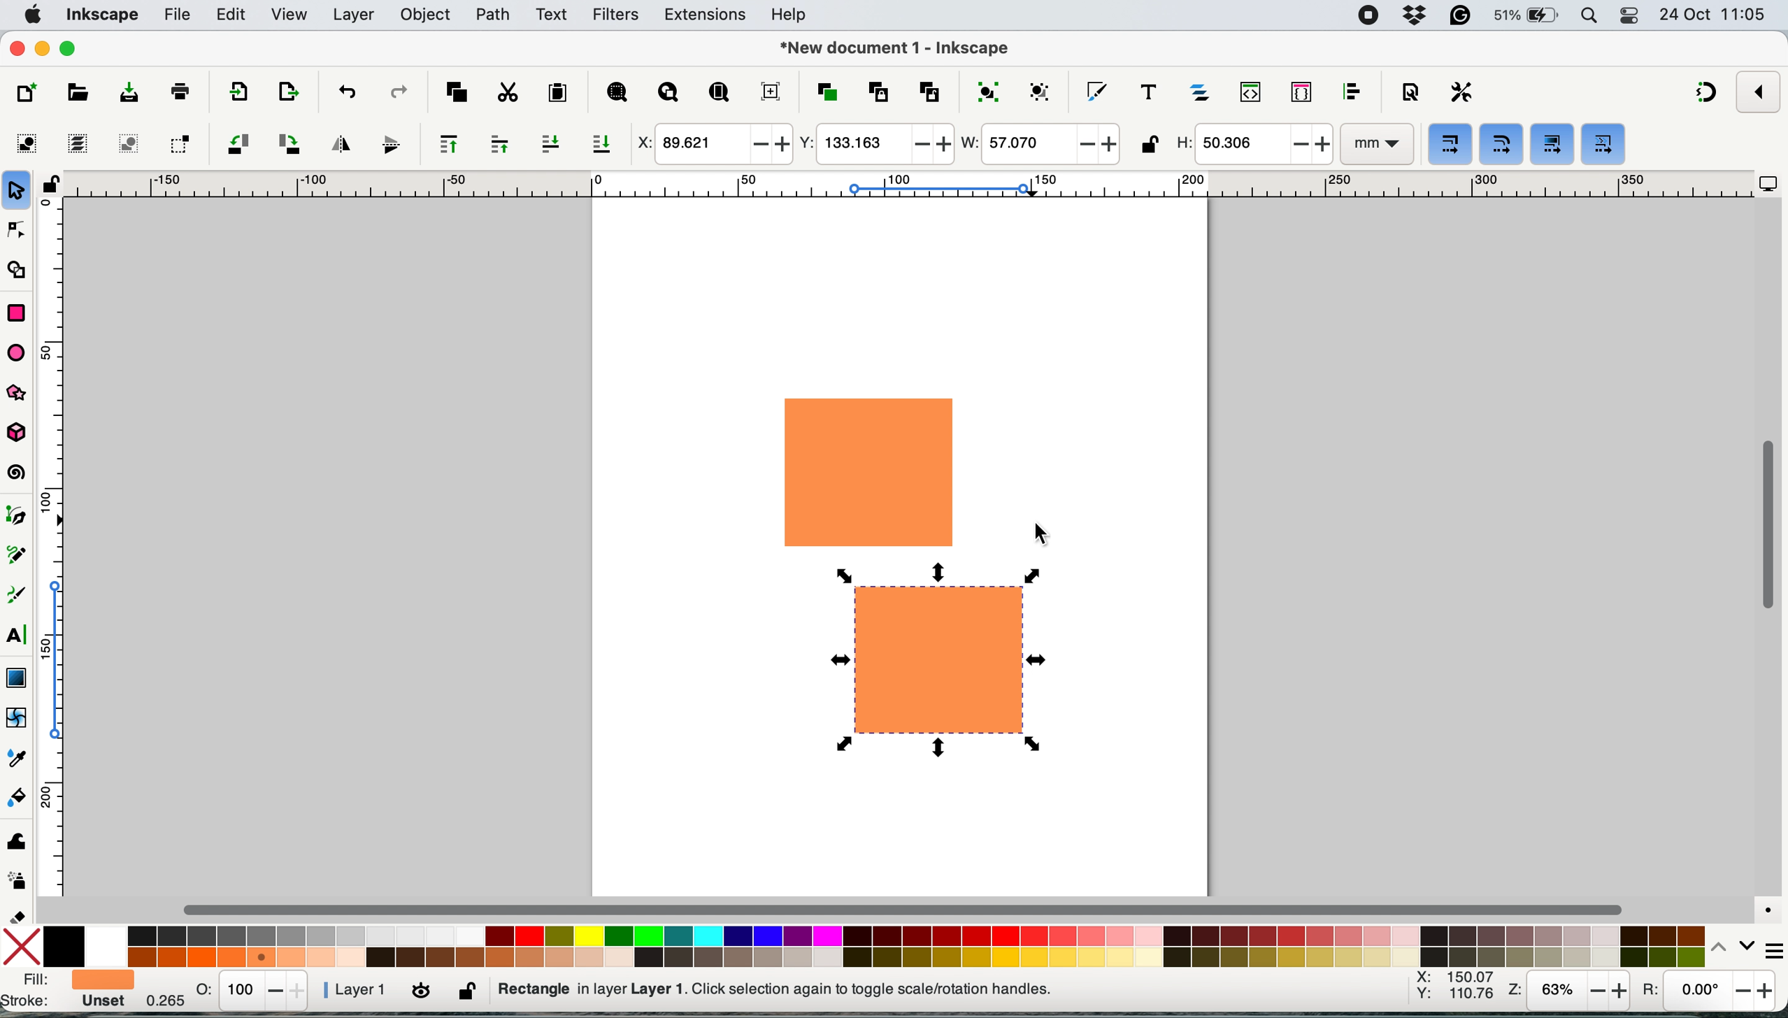 The width and height of the screenshot is (1788, 1018). What do you see at coordinates (1375, 145) in the screenshot?
I see `mm` at bounding box center [1375, 145].